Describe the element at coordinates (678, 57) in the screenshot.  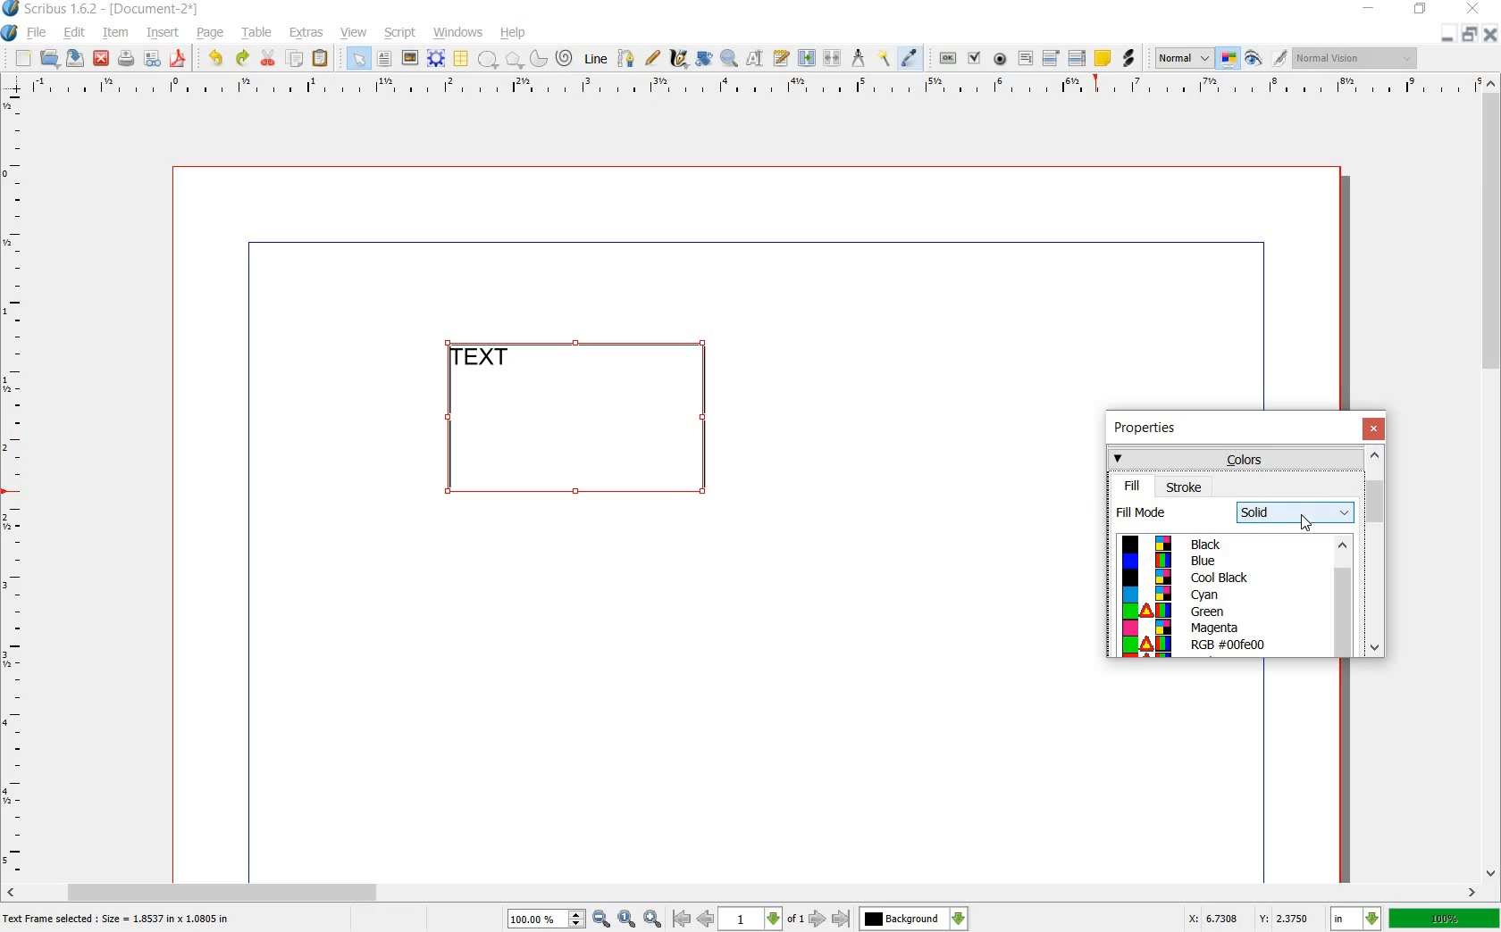
I see `calligraphic line` at that location.